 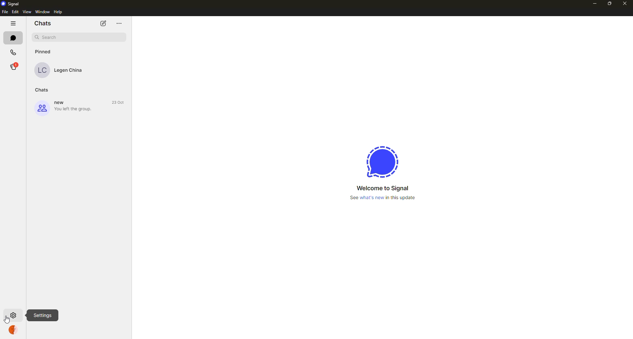 I want to click on File, so click(x=5, y=12).